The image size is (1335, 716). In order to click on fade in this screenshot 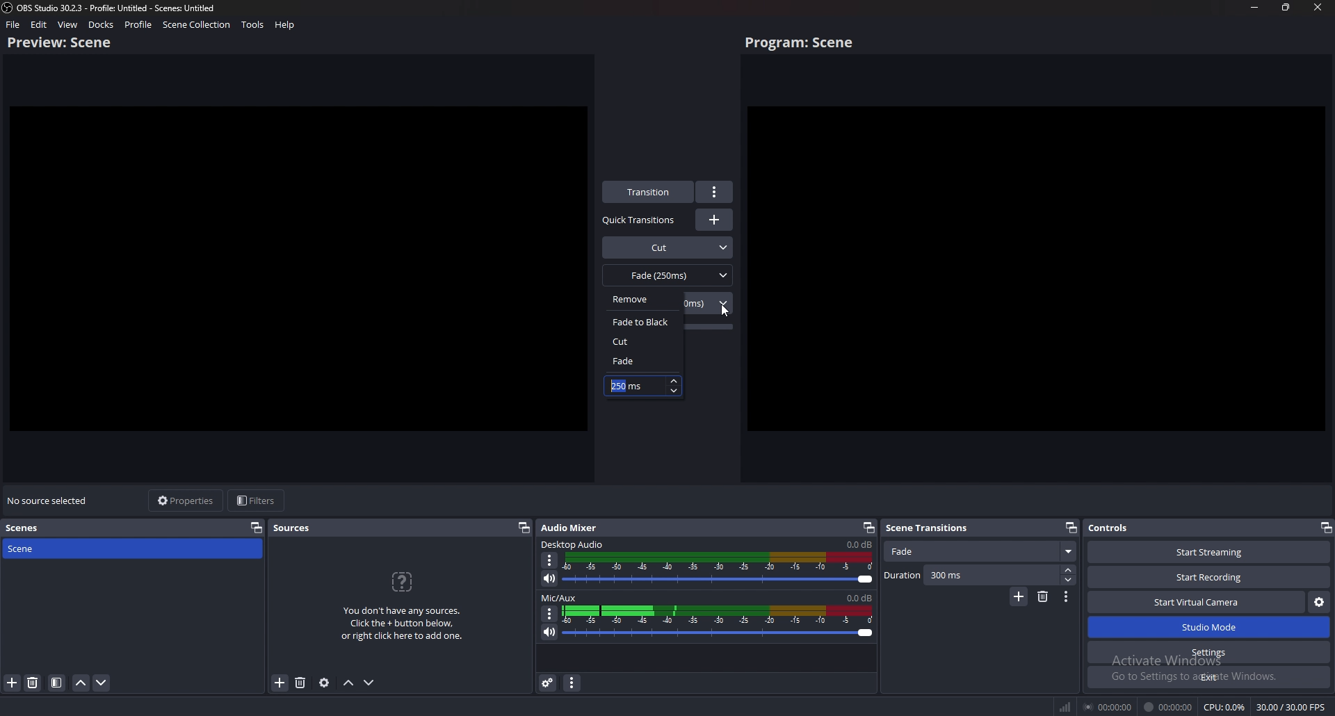, I will do `click(640, 360)`.